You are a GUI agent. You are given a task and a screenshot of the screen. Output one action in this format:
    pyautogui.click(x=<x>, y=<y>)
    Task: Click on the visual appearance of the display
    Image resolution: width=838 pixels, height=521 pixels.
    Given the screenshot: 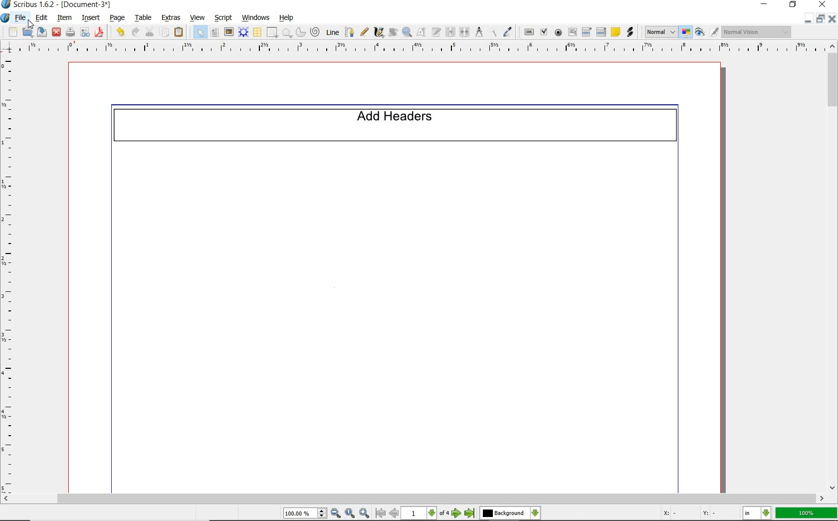 What is the action you would take?
    pyautogui.click(x=757, y=32)
    